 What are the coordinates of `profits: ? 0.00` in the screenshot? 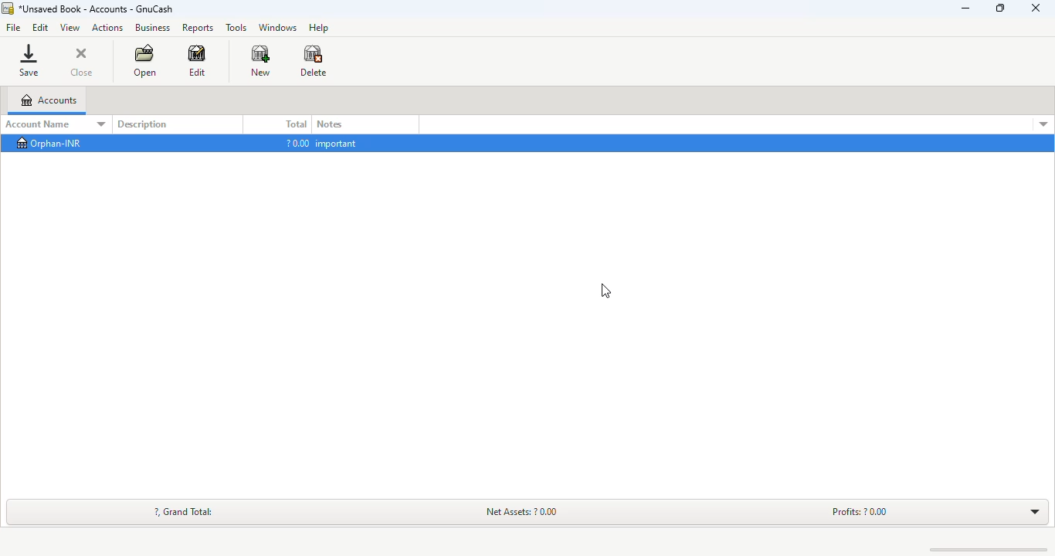 It's located at (860, 511).